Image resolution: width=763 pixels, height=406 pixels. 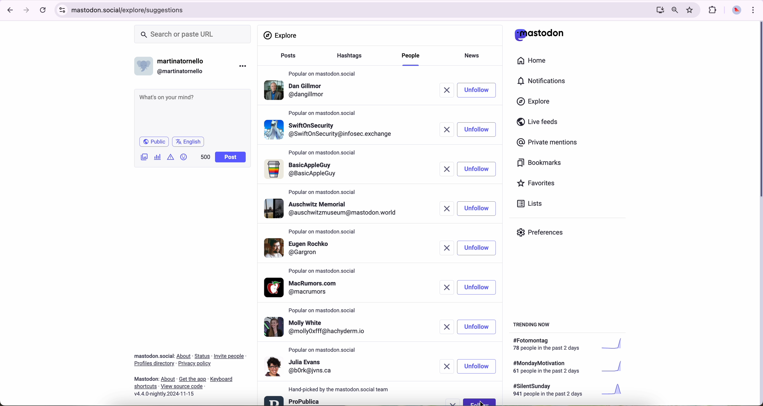 What do you see at coordinates (477, 169) in the screenshot?
I see `unfollow` at bounding box center [477, 169].